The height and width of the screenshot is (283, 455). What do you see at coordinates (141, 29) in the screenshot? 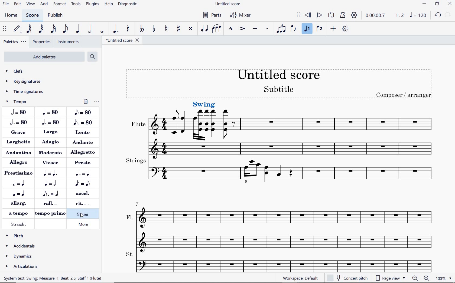
I see `TOGGLE DOUBLE-FLAT` at bounding box center [141, 29].